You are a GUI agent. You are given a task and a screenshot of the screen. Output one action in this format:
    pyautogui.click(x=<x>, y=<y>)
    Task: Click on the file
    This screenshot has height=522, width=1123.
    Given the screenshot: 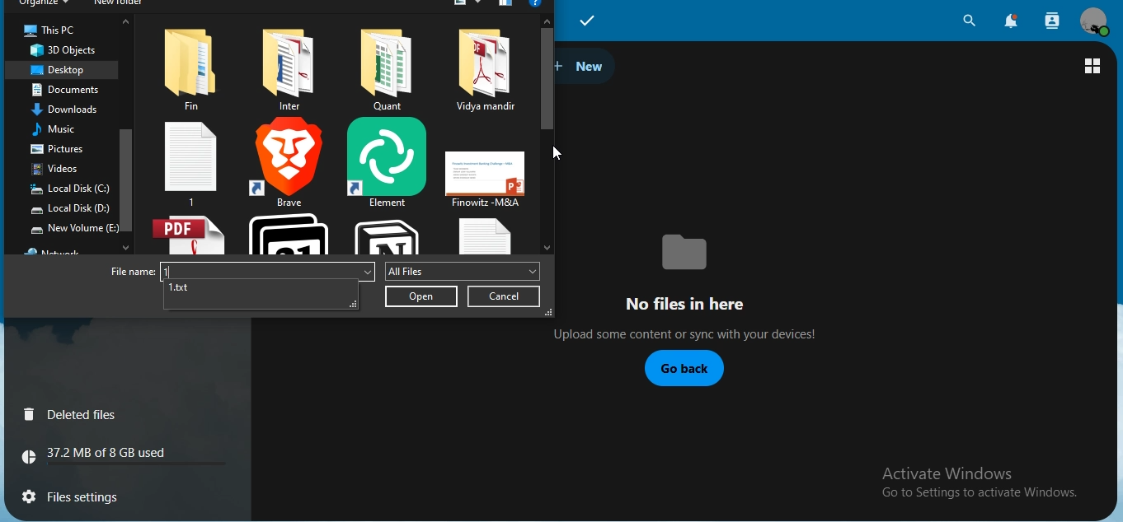 What is the action you would take?
    pyautogui.click(x=383, y=71)
    